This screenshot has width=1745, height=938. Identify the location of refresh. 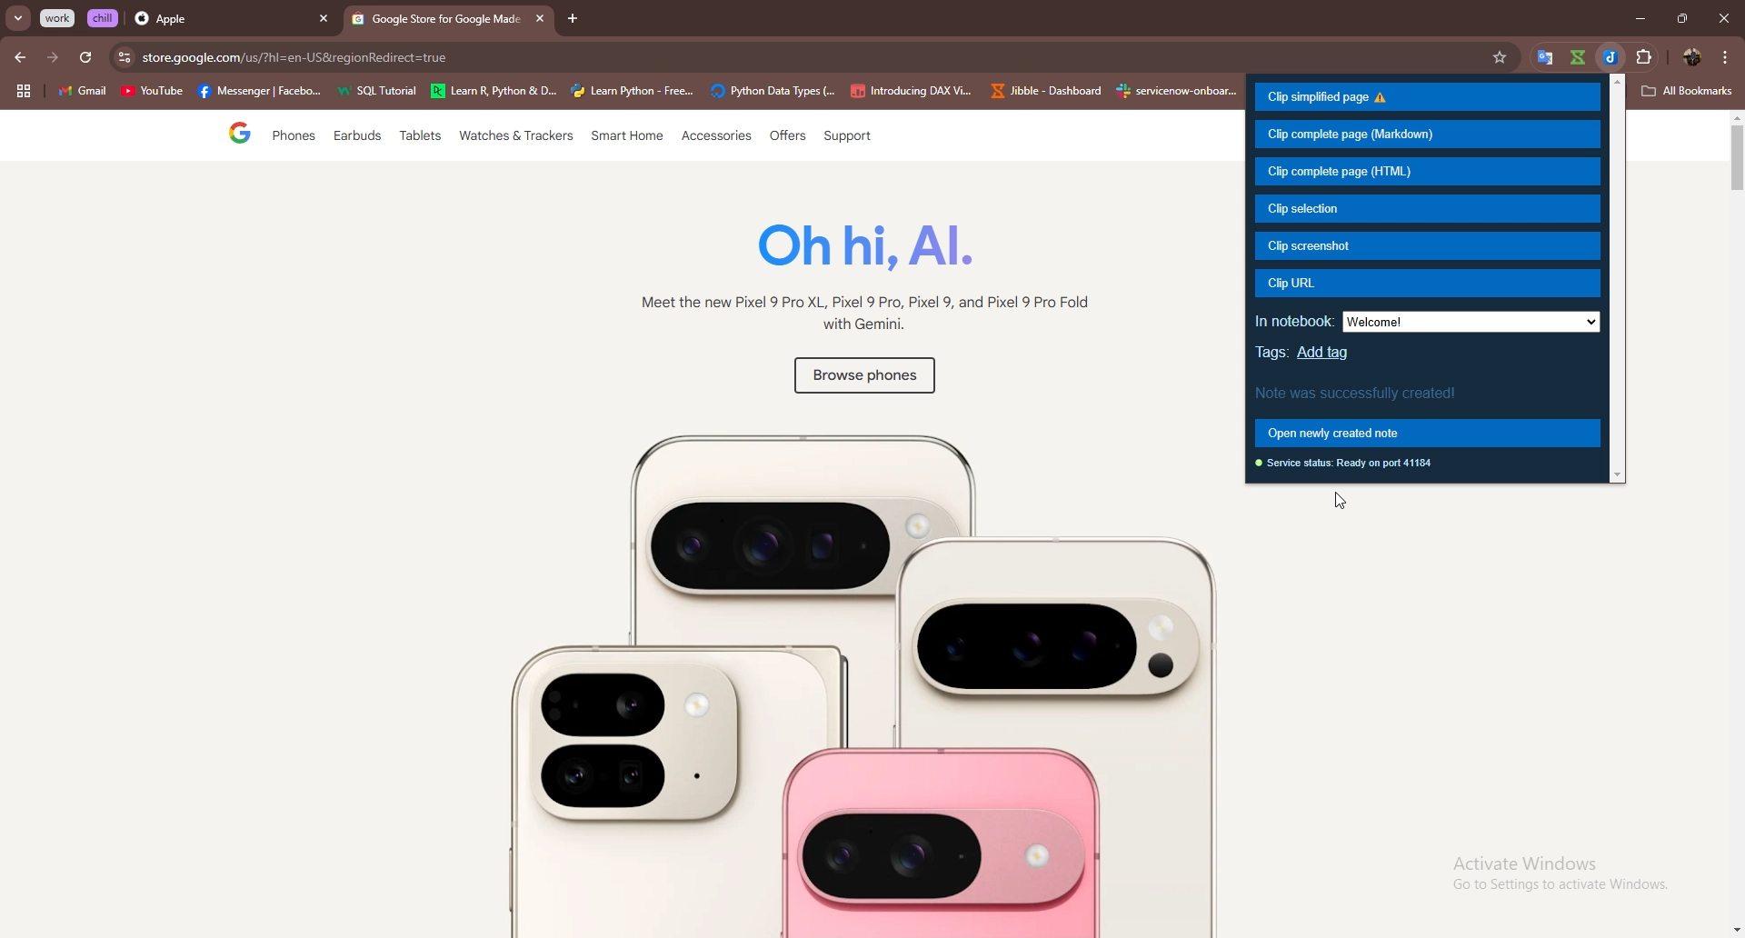
(85, 58).